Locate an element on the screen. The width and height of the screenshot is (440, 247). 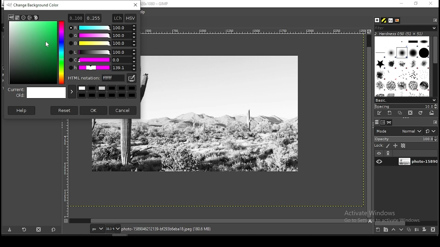
html notation is located at coordinates (97, 78).